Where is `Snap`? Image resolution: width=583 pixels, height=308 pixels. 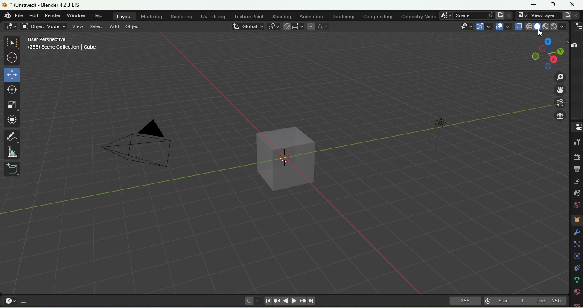
Snap is located at coordinates (287, 27).